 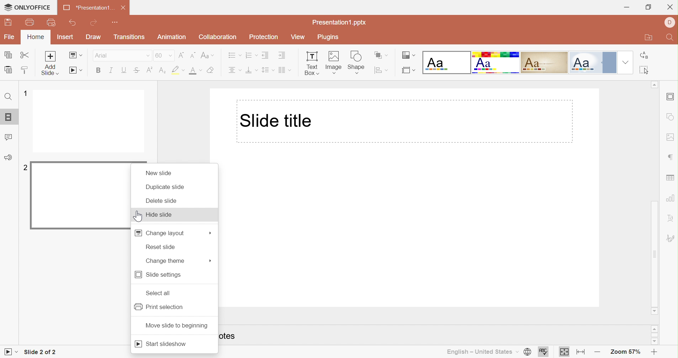 I want to click on Scroll bar, so click(x=653, y=253).